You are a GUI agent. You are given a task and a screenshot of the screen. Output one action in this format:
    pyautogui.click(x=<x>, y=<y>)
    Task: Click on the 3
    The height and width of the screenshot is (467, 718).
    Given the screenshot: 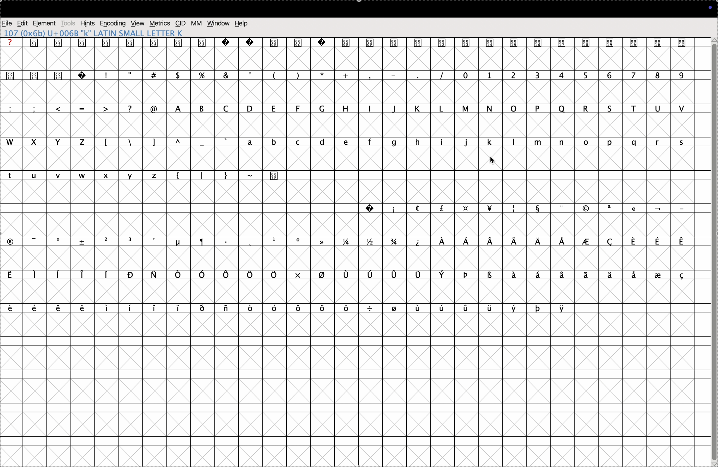 What is the action you would take?
    pyautogui.click(x=538, y=75)
    